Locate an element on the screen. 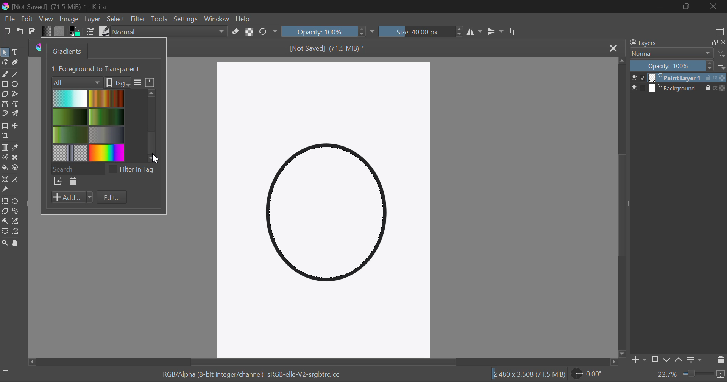 Image resolution: width=727 pixels, height=382 pixels. Window is located at coordinates (217, 20).